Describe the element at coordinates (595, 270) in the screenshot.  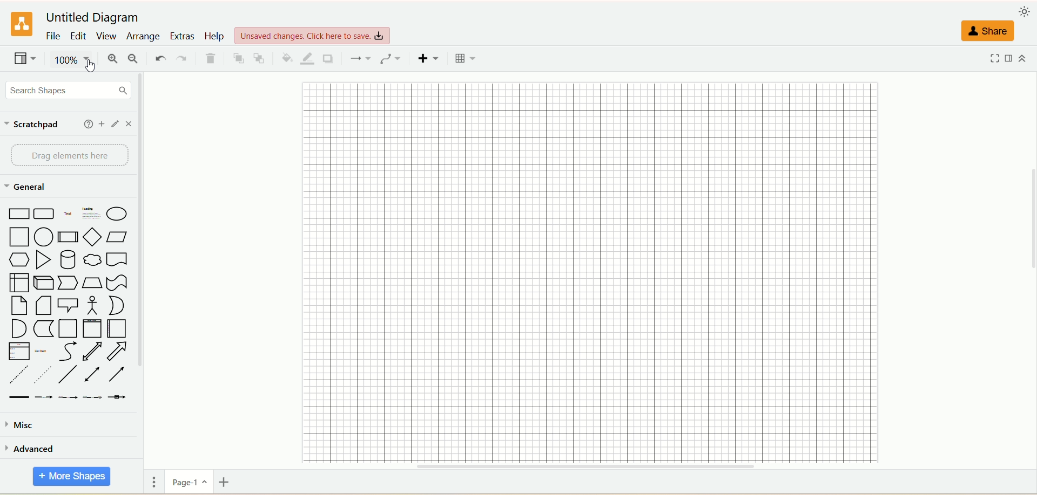
I see `canvas` at that location.